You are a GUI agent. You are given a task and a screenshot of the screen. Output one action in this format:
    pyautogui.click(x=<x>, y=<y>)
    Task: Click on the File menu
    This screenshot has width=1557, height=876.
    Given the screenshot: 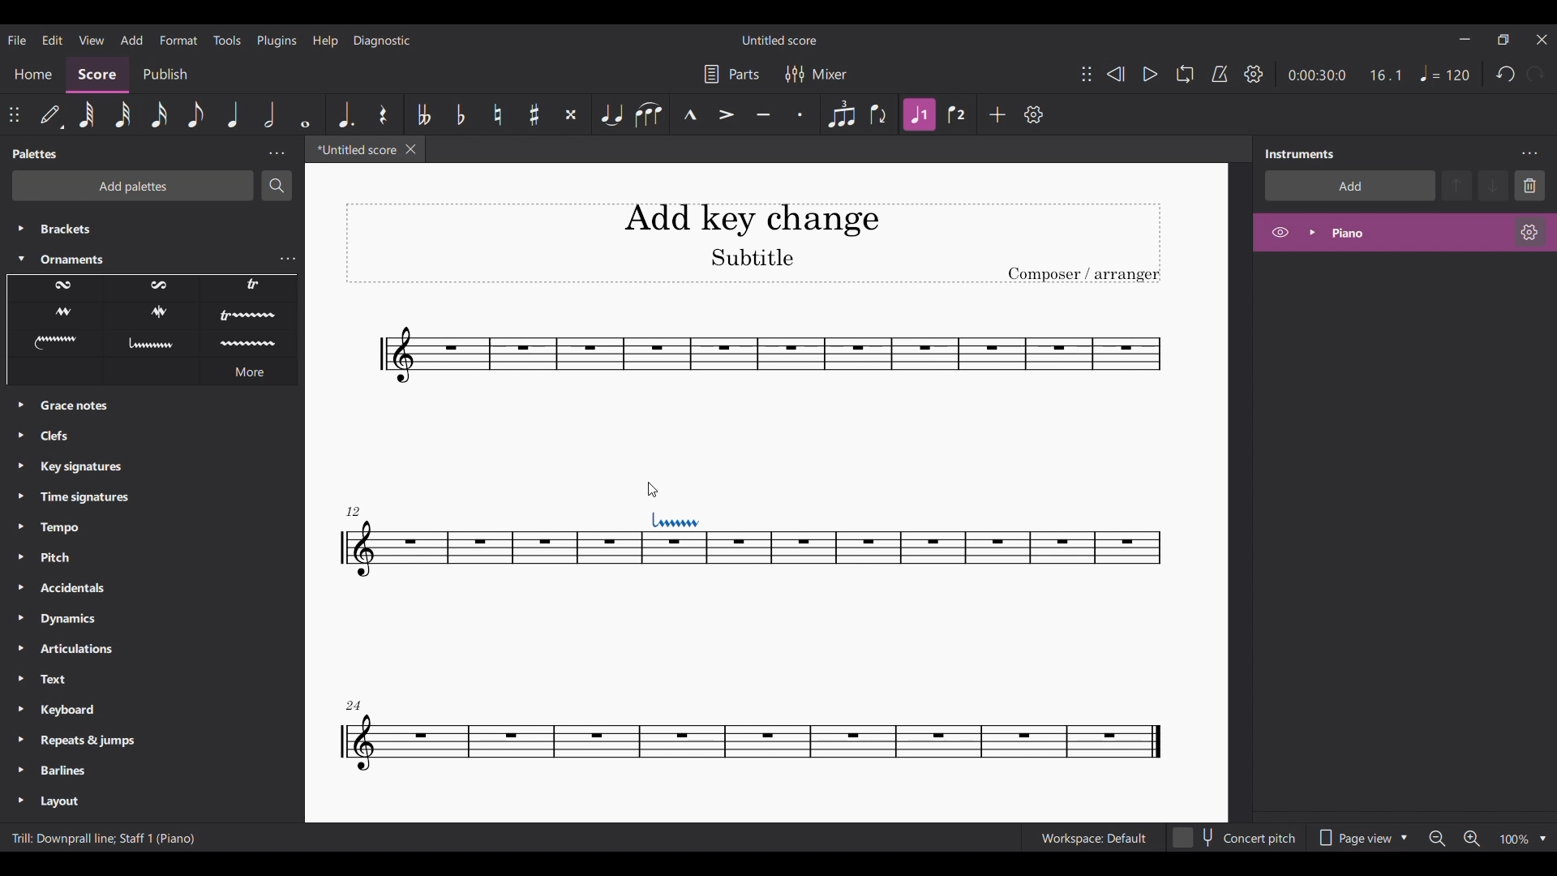 What is the action you would take?
    pyautogui.click(x=17, y=39)
    